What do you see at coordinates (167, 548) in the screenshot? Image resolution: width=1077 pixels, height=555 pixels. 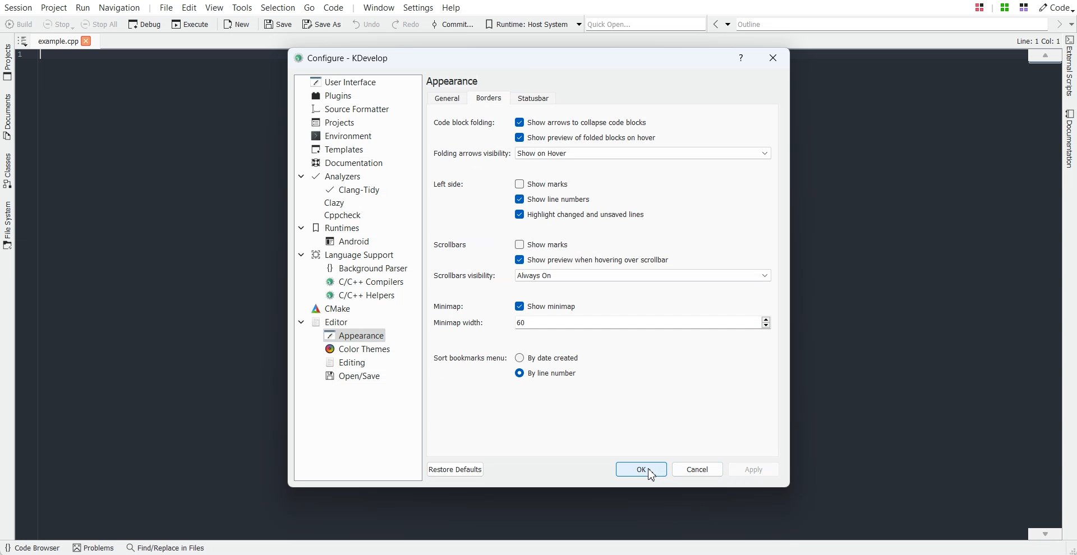 I see `Find/Replace in Files` at bounding box center [167, 548].